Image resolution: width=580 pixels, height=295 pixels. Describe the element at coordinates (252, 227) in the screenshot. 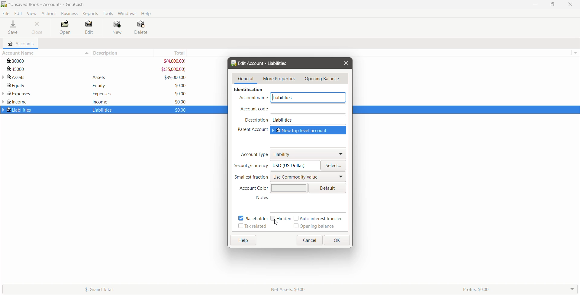

I see `Tax related - click to enable/disable` at that location.